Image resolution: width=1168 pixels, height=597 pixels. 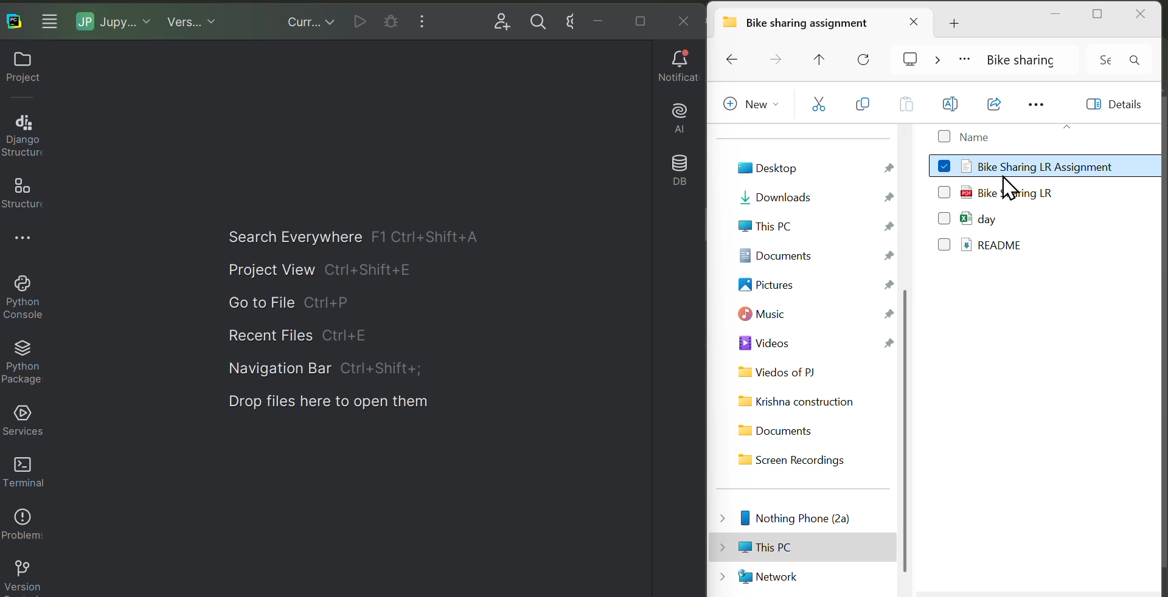 I want to click on Bike Sharing LR Assignment, so click(x=1046, y=163).